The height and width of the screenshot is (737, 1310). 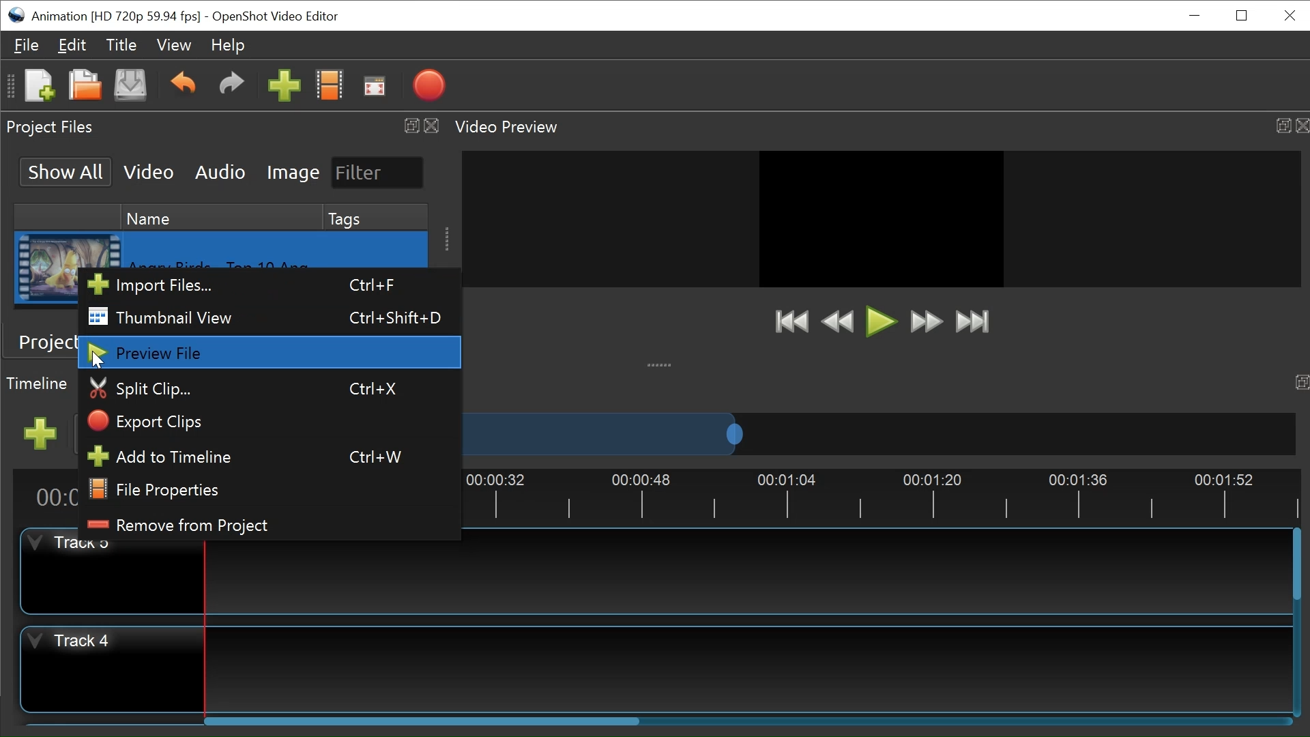 I want to click on Preview, so click(x=840, y=323).